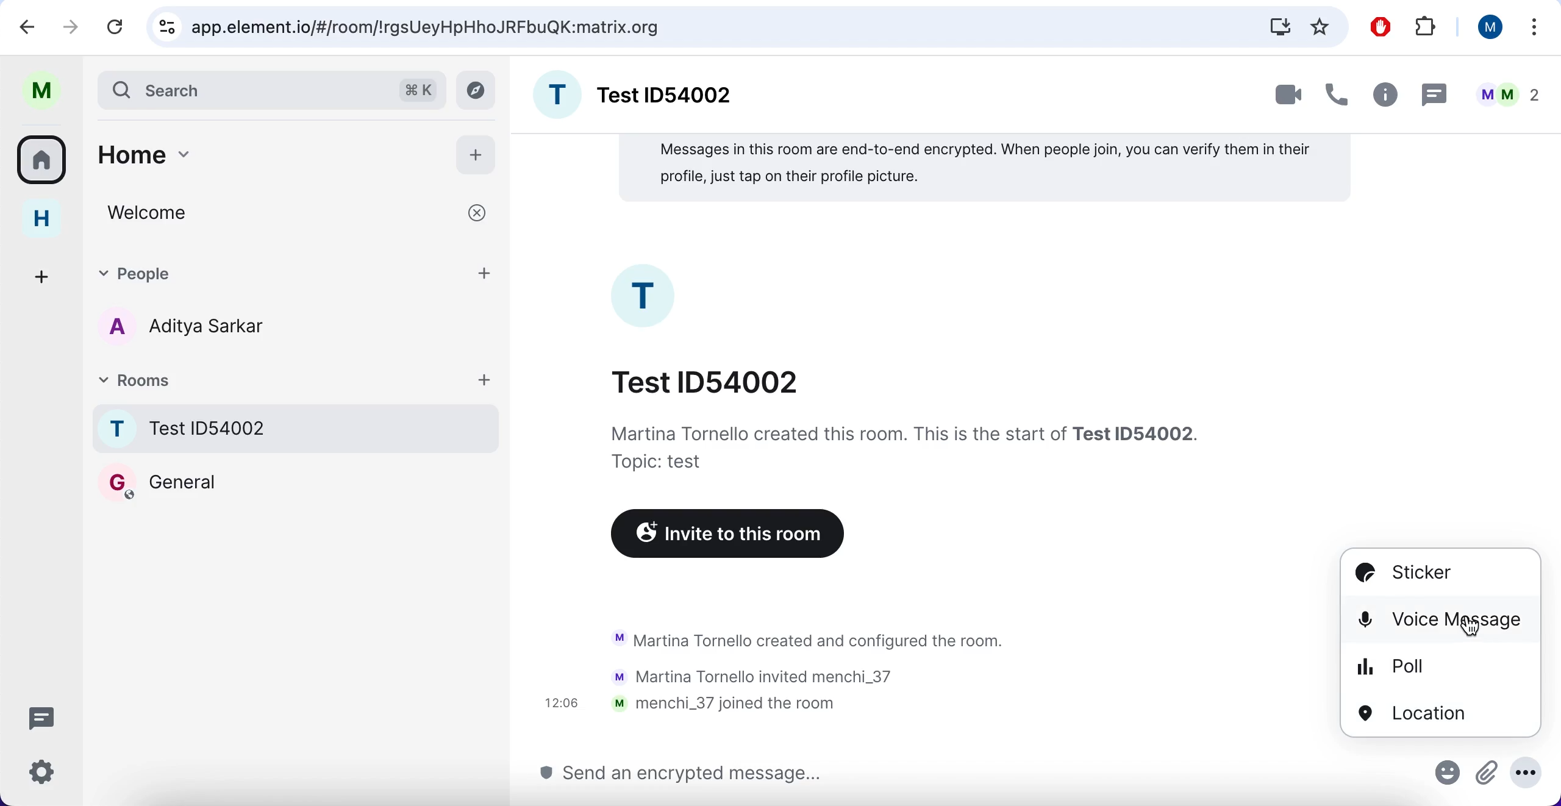  Describe the element at coordinates (177, 329) in the screenshot. I see `contacts` at that location.